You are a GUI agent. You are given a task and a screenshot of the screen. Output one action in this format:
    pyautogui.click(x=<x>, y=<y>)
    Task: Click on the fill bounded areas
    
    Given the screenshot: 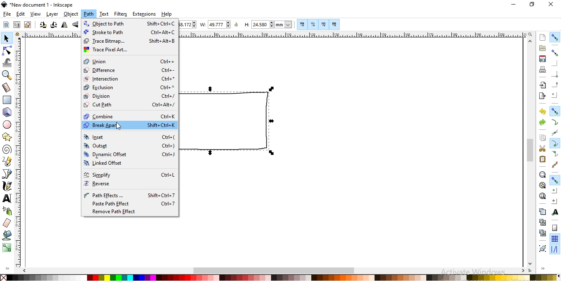 What is the action you would take?
    pyautogui.click(x=9, y=235)
    